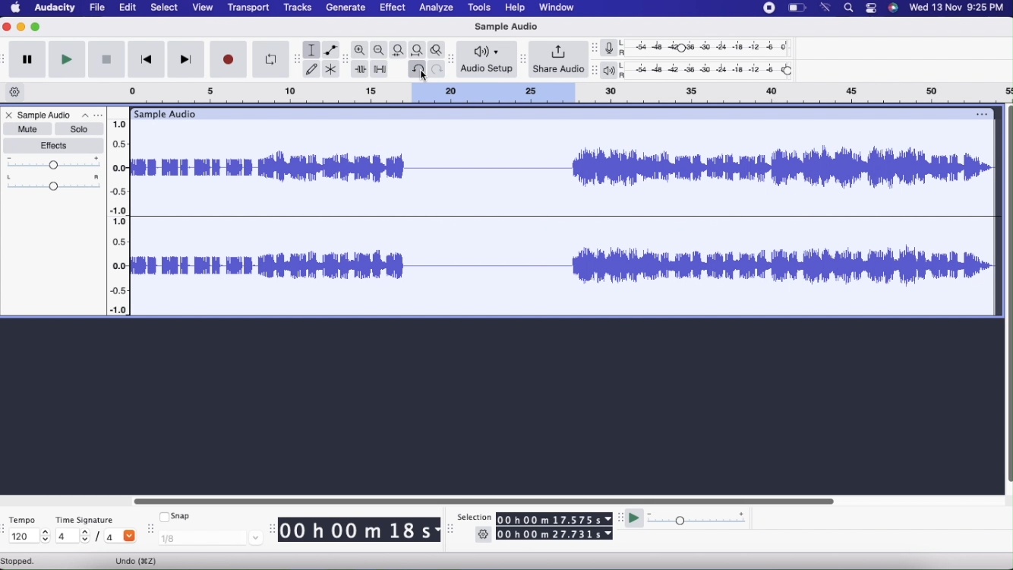 Image resolution: width=1013 pixels, height=570 pixels. I want to click on Select, so click(165, 8).